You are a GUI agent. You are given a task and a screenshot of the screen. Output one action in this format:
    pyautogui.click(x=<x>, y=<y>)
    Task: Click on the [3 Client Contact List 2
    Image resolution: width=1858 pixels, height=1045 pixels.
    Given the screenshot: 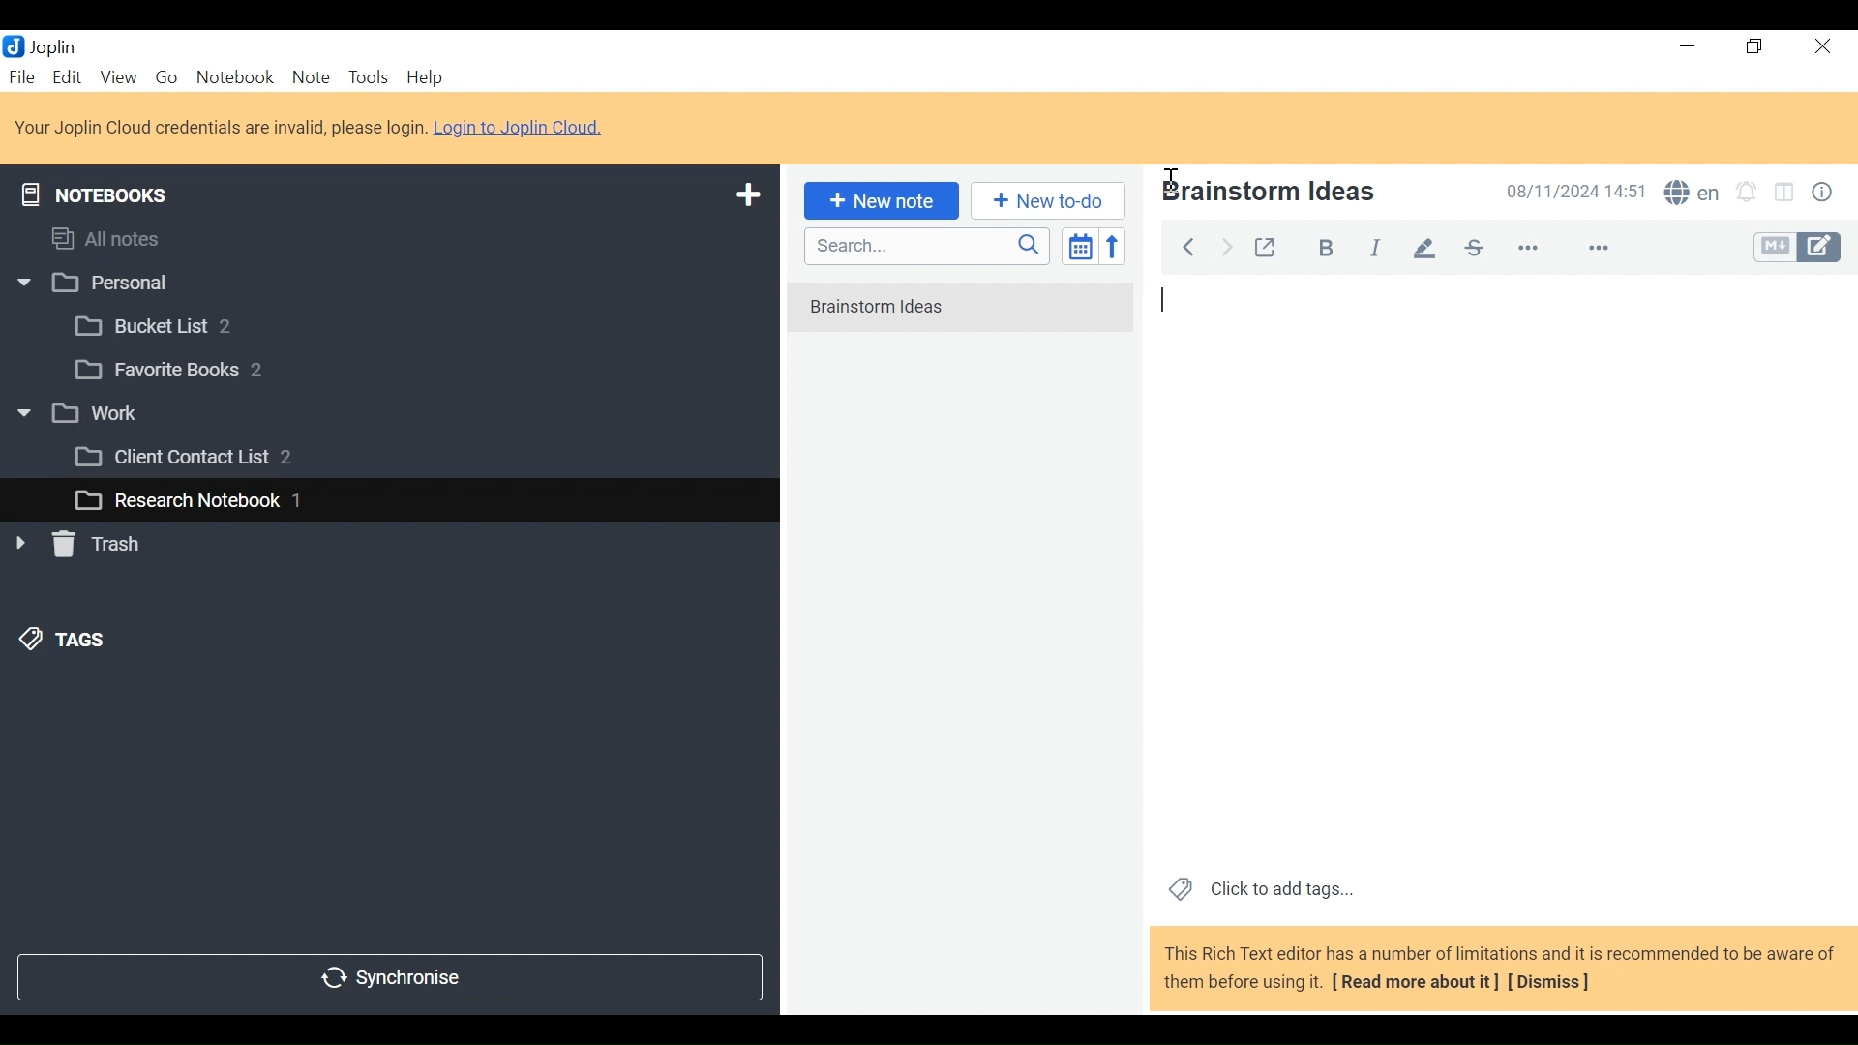 What is the action you would take?
    pyautogui.click(x=212, y=462)
    